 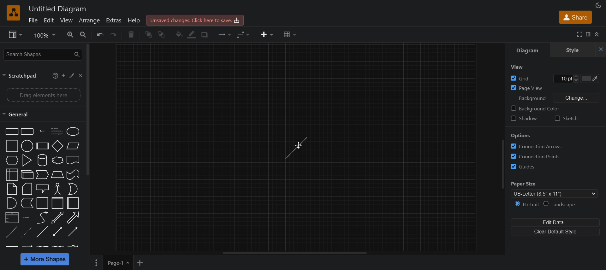 What do you see at coordinates (10, 232) in the screenshot?
I see `dashed line` at bounding box center [10, 232].